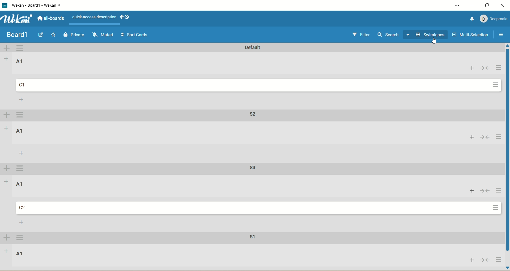 The height and width of the screenshot is (271, 510). Describe the element at coordinates (127, 17) in the screenshot. I see `show-desktop-drag-handles` at that location.